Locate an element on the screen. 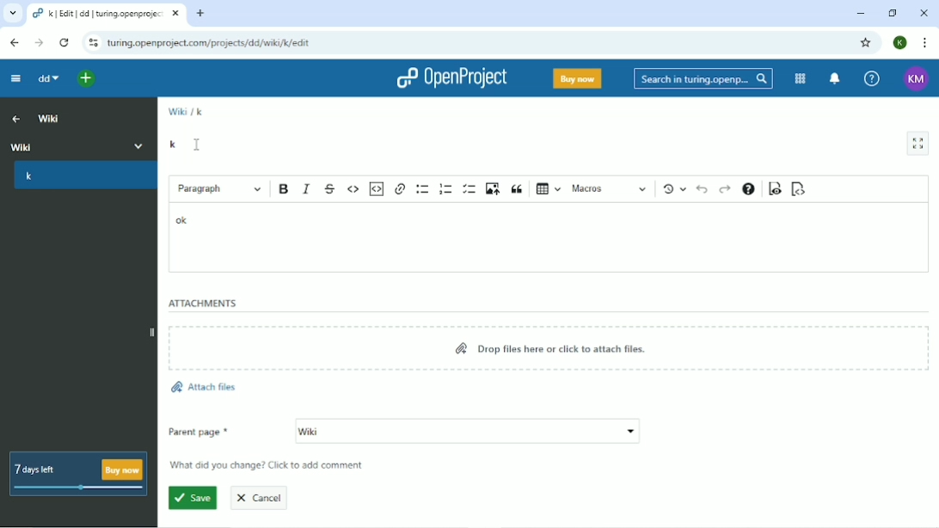  Forward is located at coordinates (39, 43).